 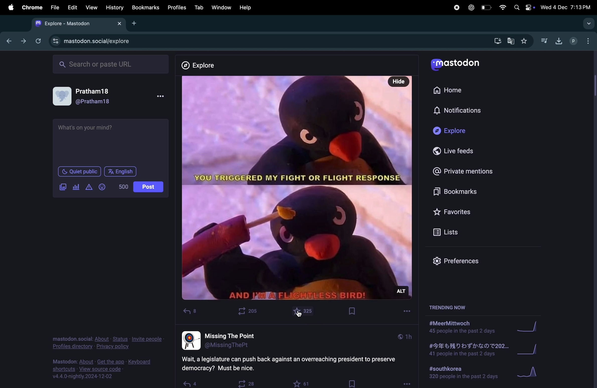 I want to click on search url, so click(x=109, y=63).